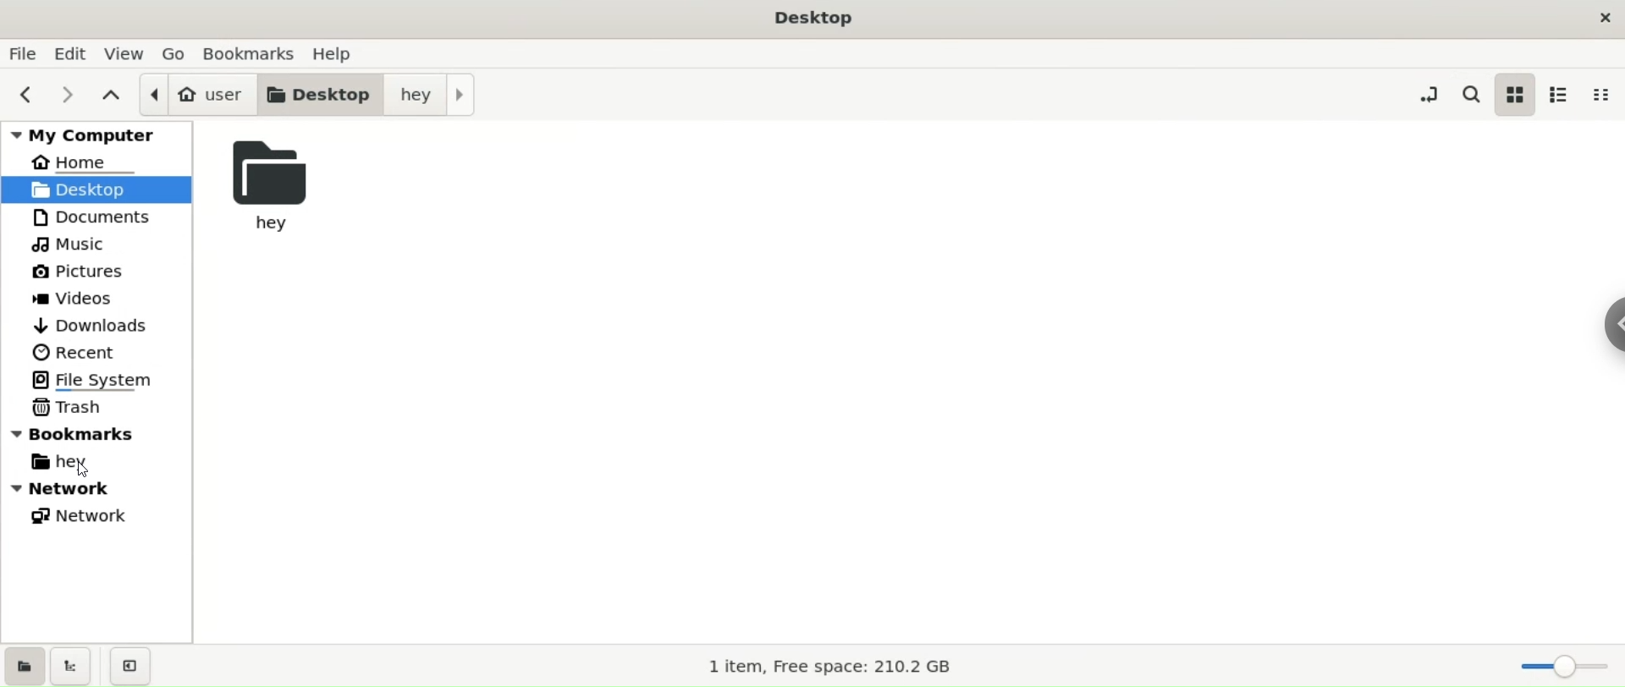  What do you see at coordinates (1470, 95) in the screenshot?
I see `search` at bounding box center [1470, 95].